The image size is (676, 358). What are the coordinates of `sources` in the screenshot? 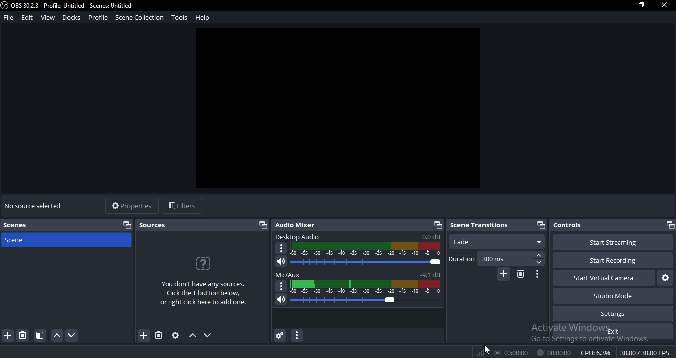 It's located at (155, 224).